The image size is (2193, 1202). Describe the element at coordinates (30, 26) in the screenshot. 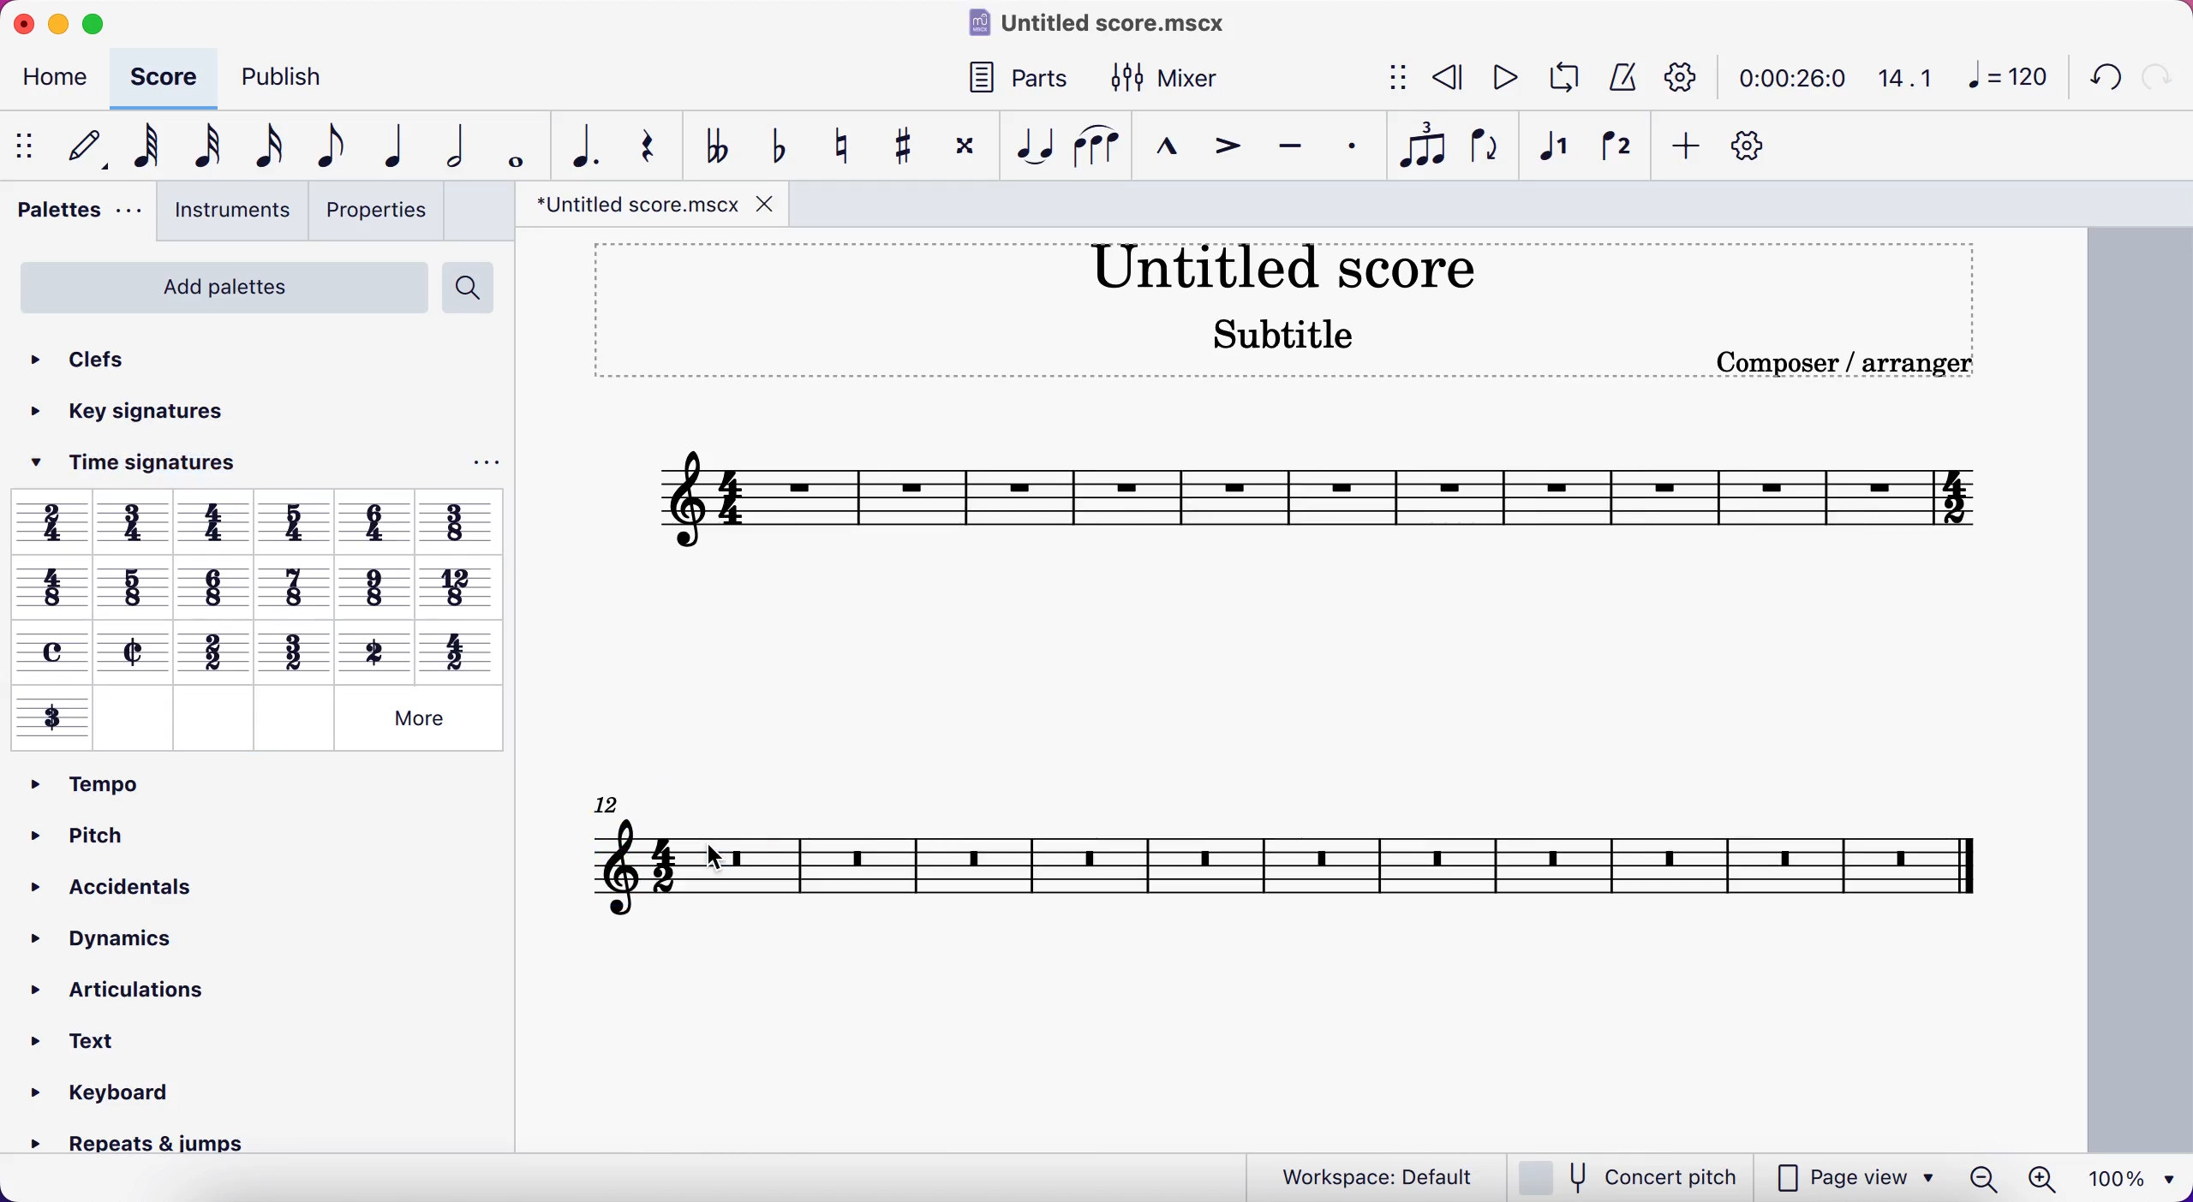

I see `close` at that location.